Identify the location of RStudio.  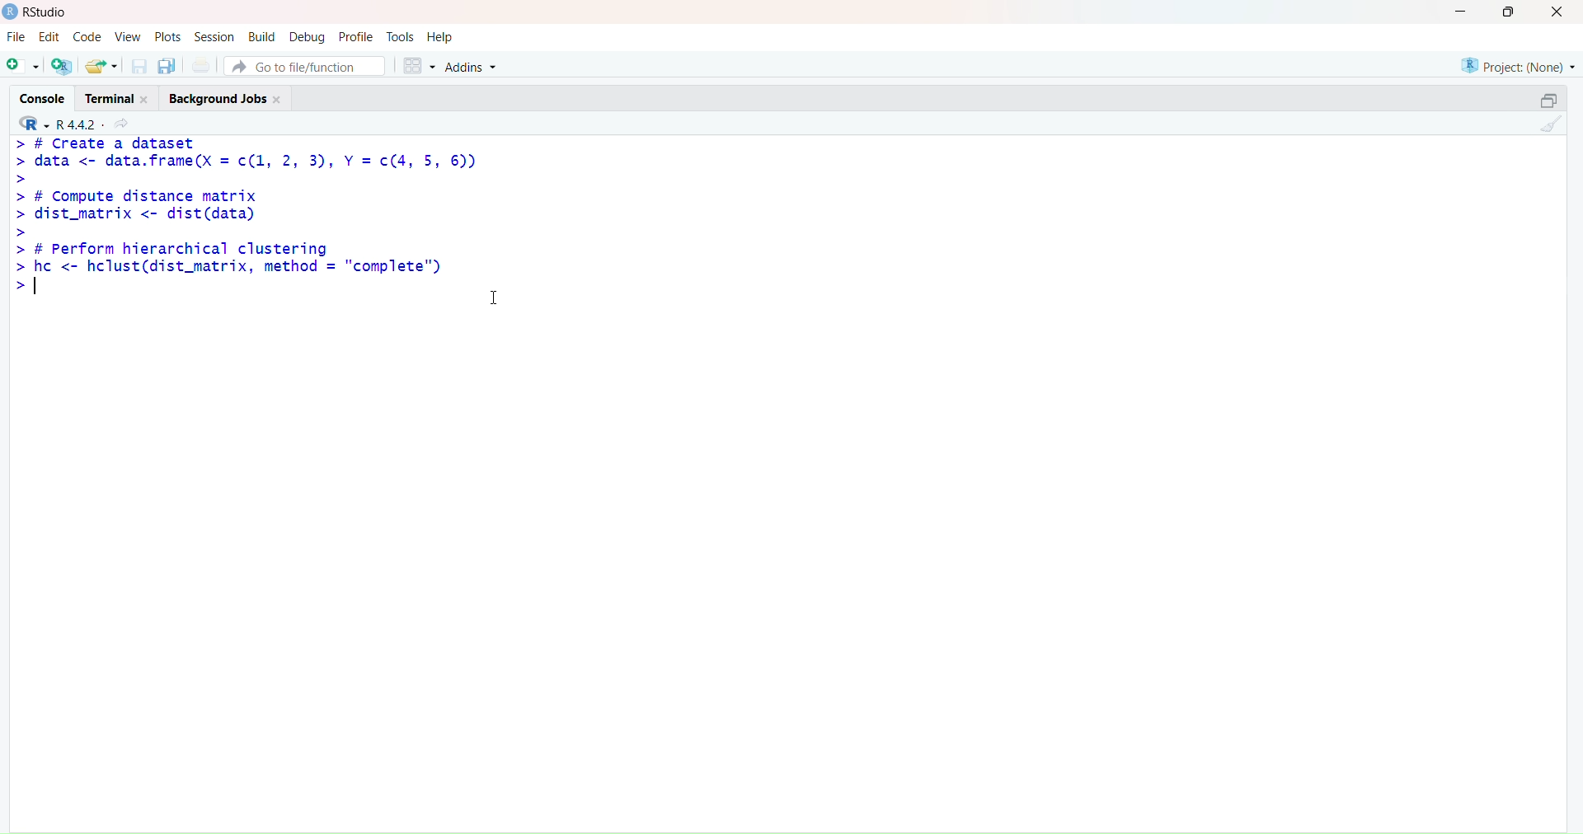
(40, 14).